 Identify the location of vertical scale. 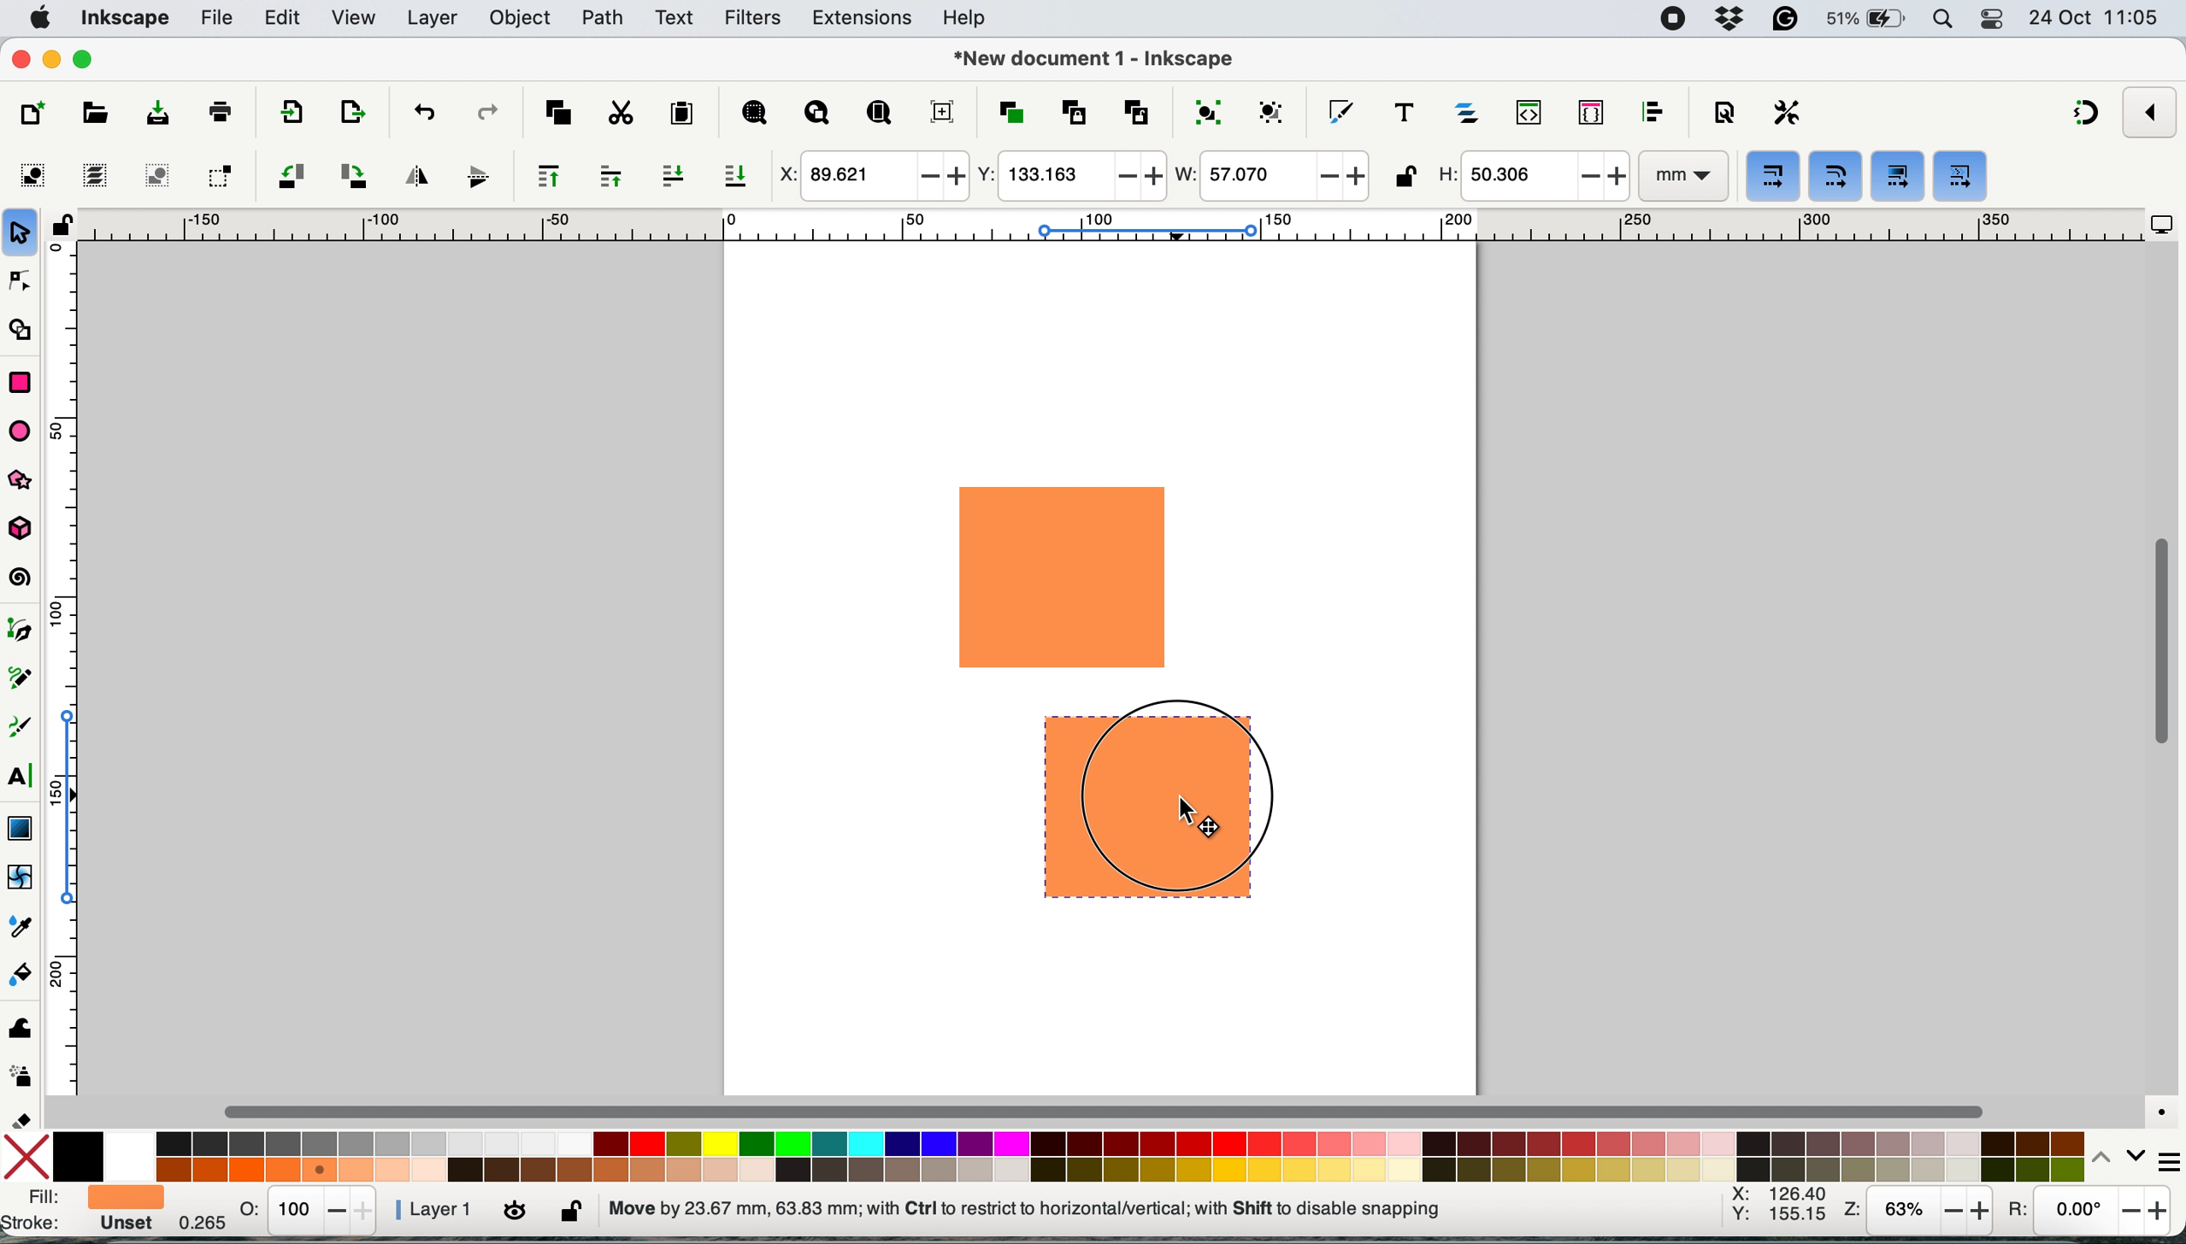
(79, 677).